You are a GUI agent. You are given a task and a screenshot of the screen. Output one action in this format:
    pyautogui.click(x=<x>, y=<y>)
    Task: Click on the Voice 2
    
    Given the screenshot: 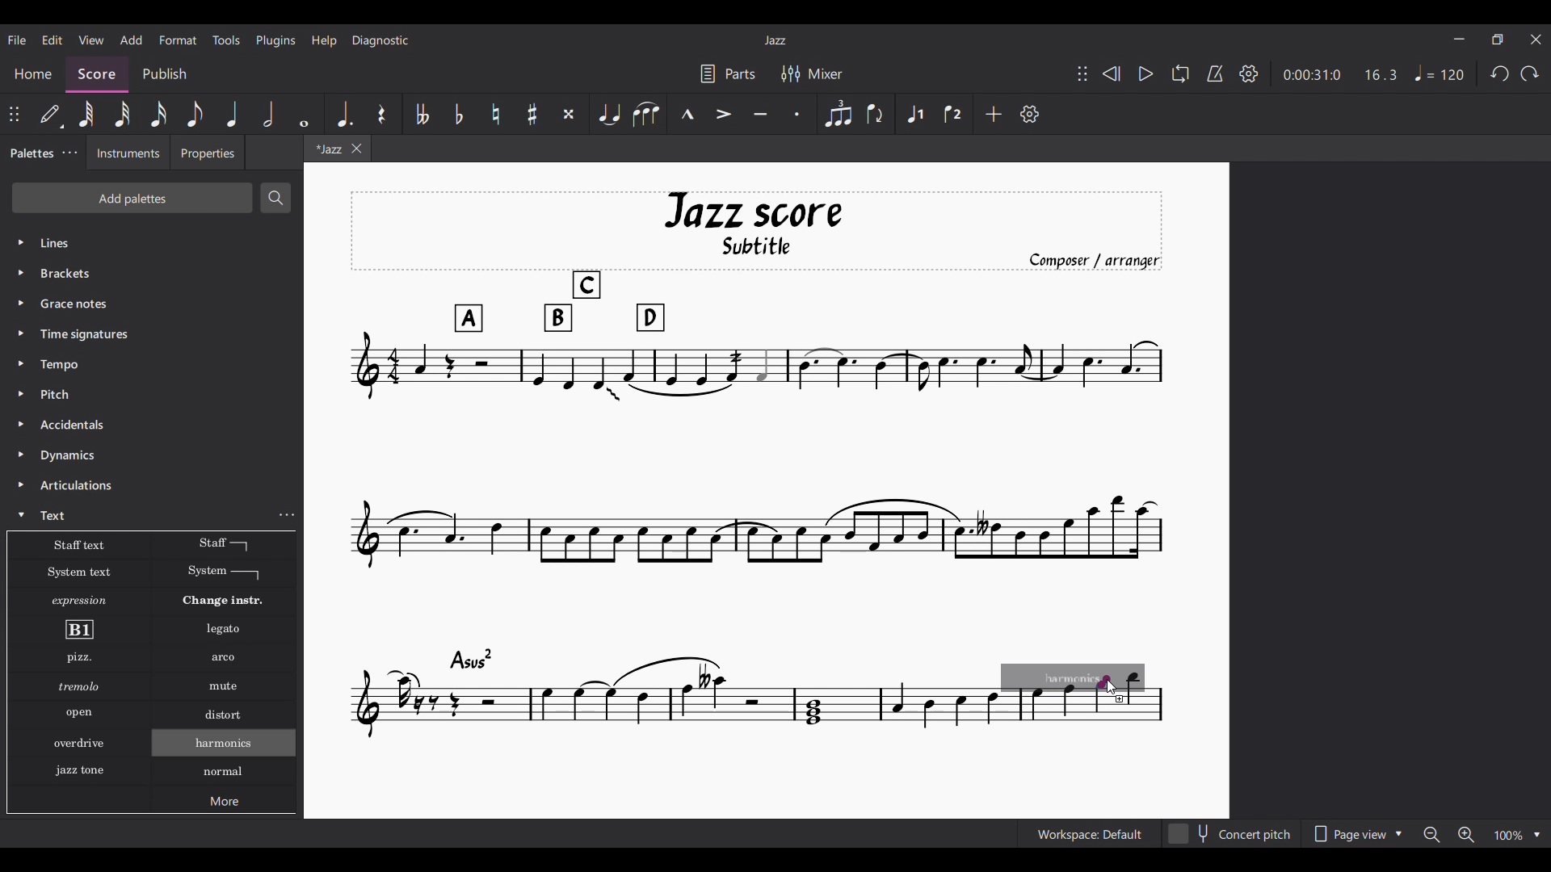 What is the action you would take?
    pyautogui.click(x=953, y=113)
    